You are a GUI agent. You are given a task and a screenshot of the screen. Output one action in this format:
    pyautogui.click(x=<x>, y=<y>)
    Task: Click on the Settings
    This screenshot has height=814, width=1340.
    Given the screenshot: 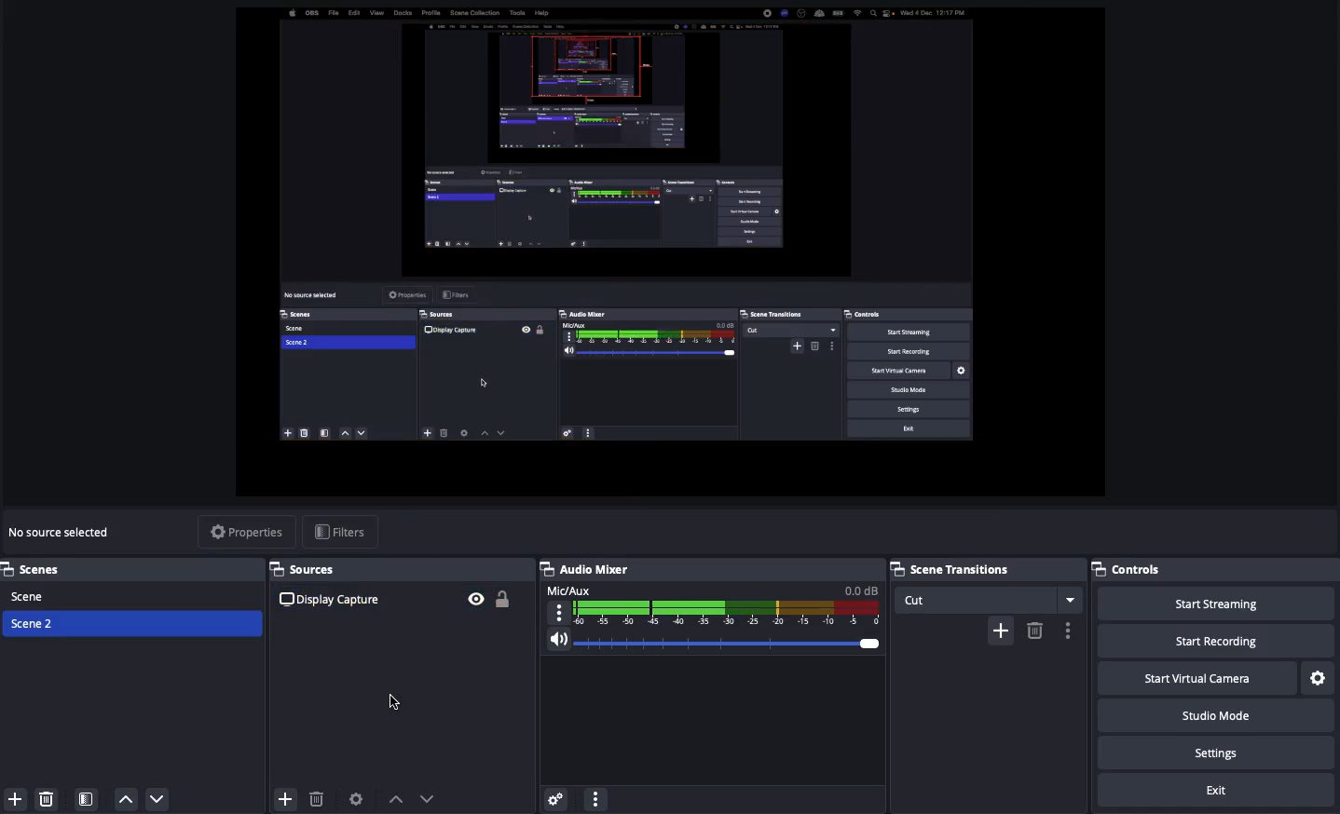 What is the action you would take?
    pyautogui.click(x=1317, y=675)
    